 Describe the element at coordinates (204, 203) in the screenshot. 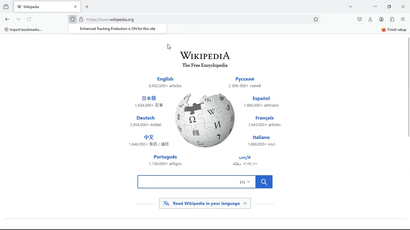

I see `read wikipedia in your language` at that location.